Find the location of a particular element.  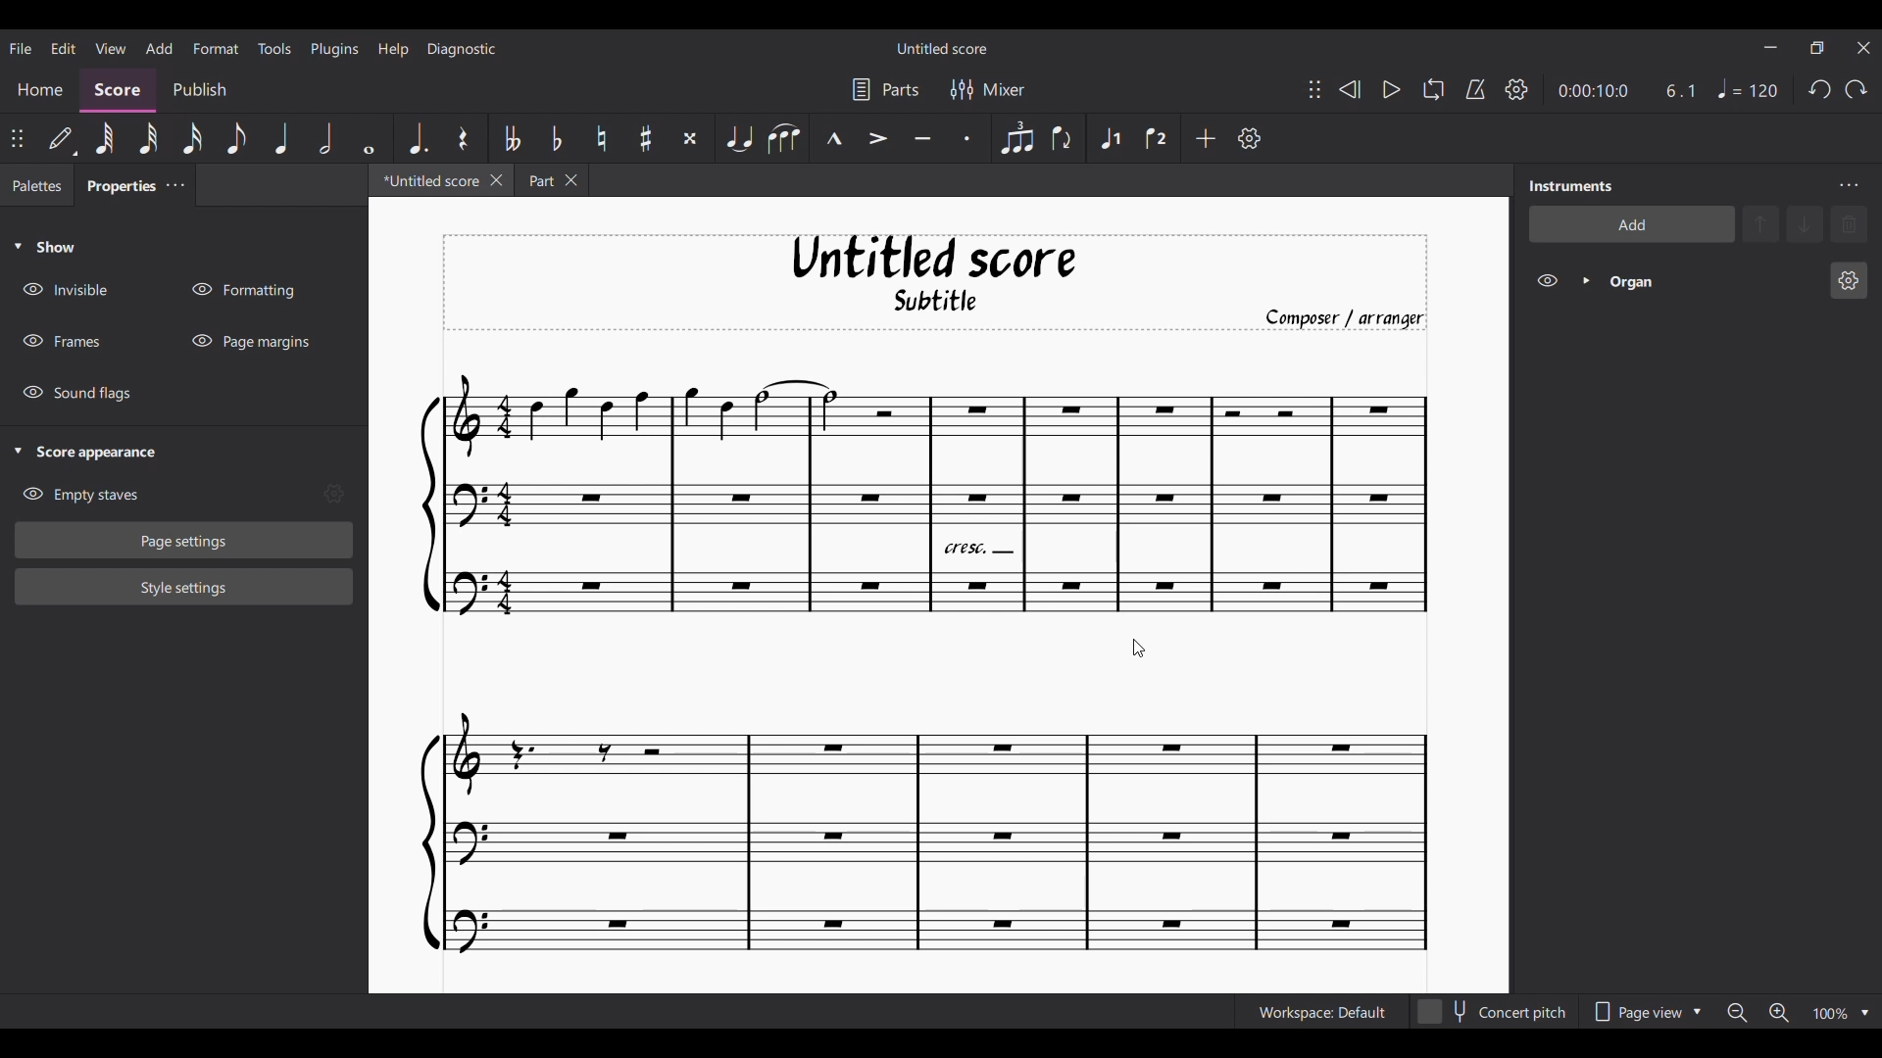

Zoom in is located at coordinates (1778, 1013).